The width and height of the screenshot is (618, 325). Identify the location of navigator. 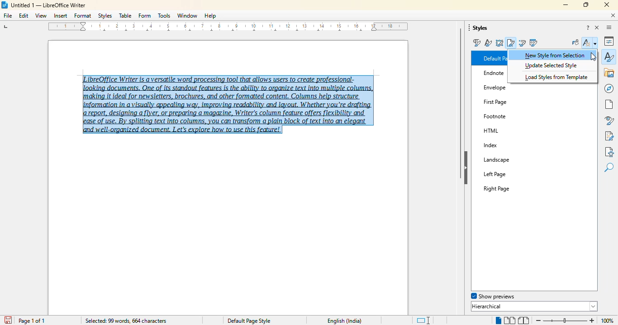
(608, 90).